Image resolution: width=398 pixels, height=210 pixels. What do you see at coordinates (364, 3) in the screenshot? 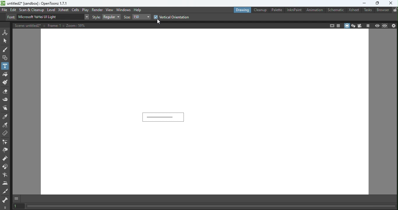
I see `Minimize` at bounding box center [364, 3].